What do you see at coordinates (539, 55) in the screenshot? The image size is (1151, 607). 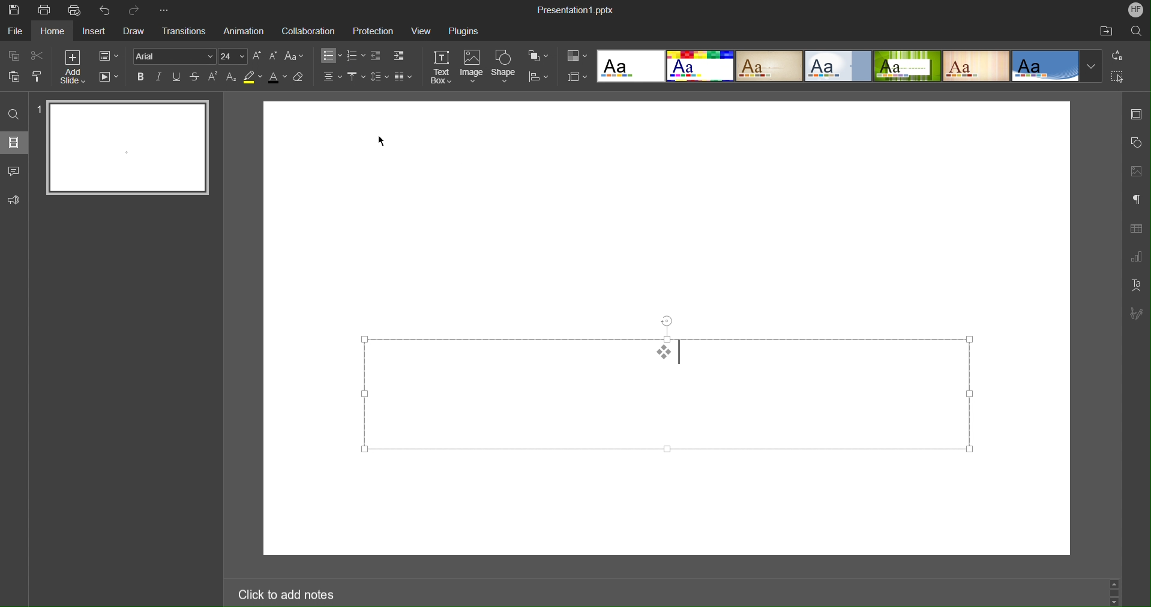 I see `Arrange` at bounding box center [539, 55].